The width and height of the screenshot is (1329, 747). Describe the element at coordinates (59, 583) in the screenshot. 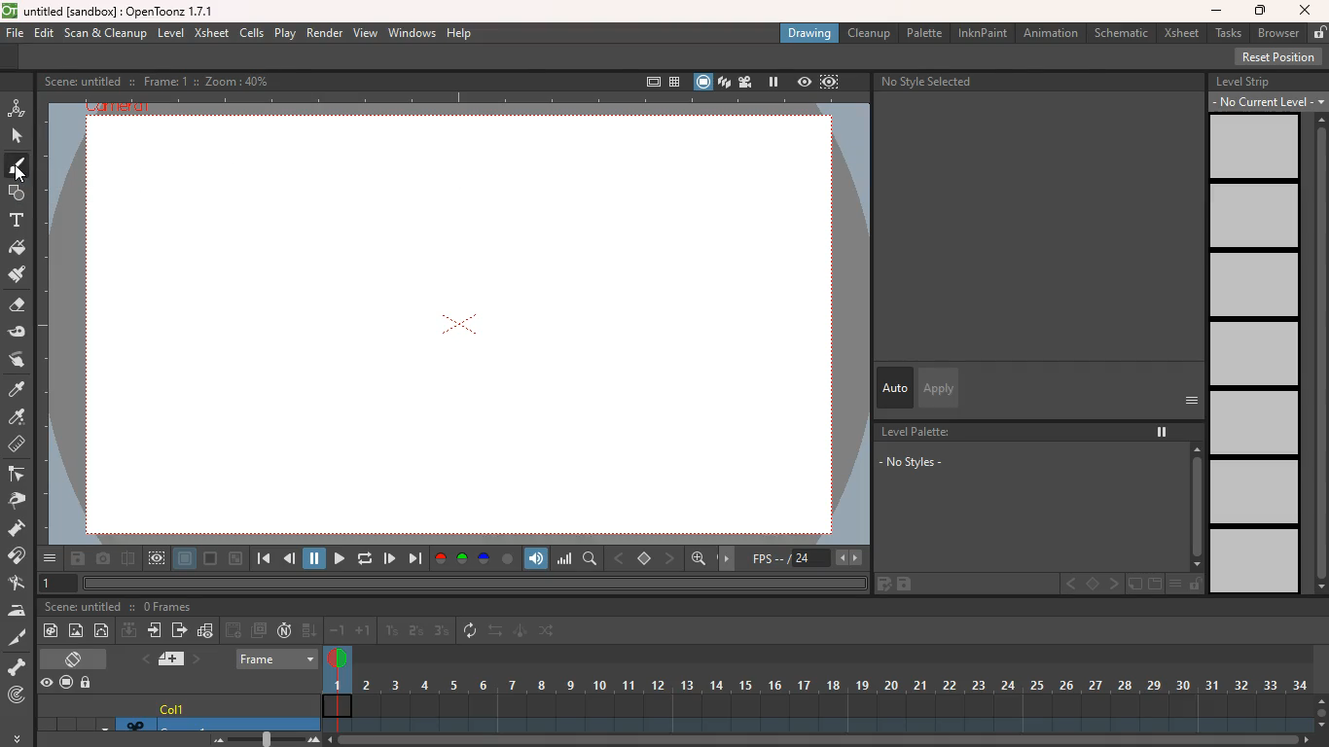

I see `1` at that location.